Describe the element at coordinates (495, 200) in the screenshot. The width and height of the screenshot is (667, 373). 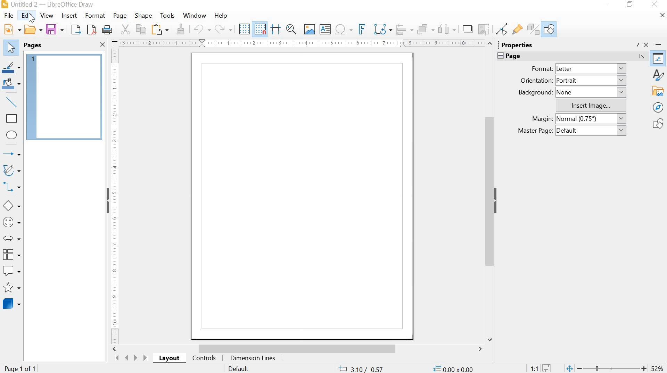
I see `Hide` at that location.